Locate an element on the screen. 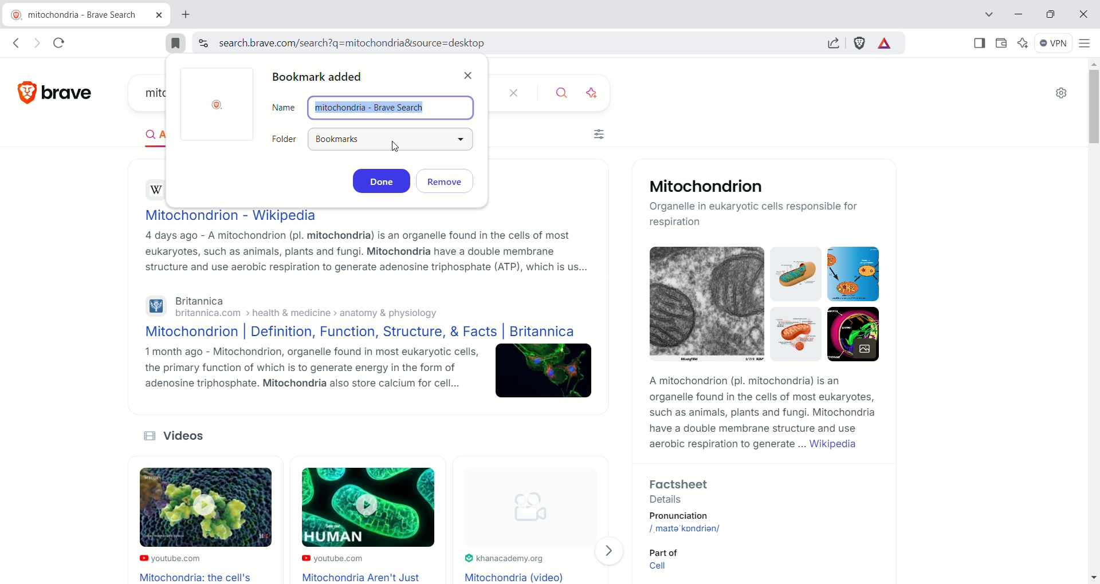 The width and height of the screenshot is (1100, 584). Videos is located at coordinates (184, 436).